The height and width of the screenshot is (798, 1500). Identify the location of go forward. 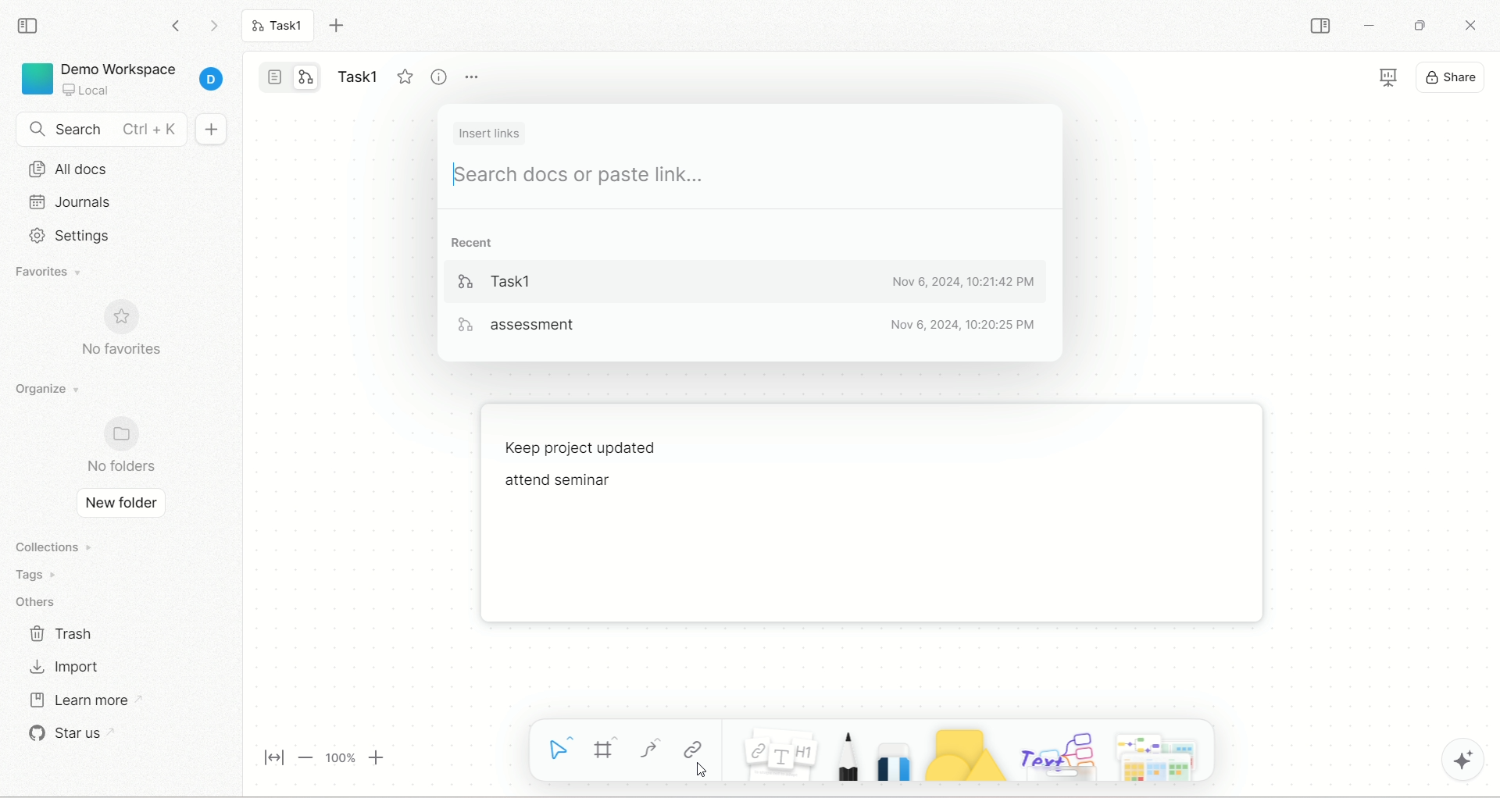
(212, 26).